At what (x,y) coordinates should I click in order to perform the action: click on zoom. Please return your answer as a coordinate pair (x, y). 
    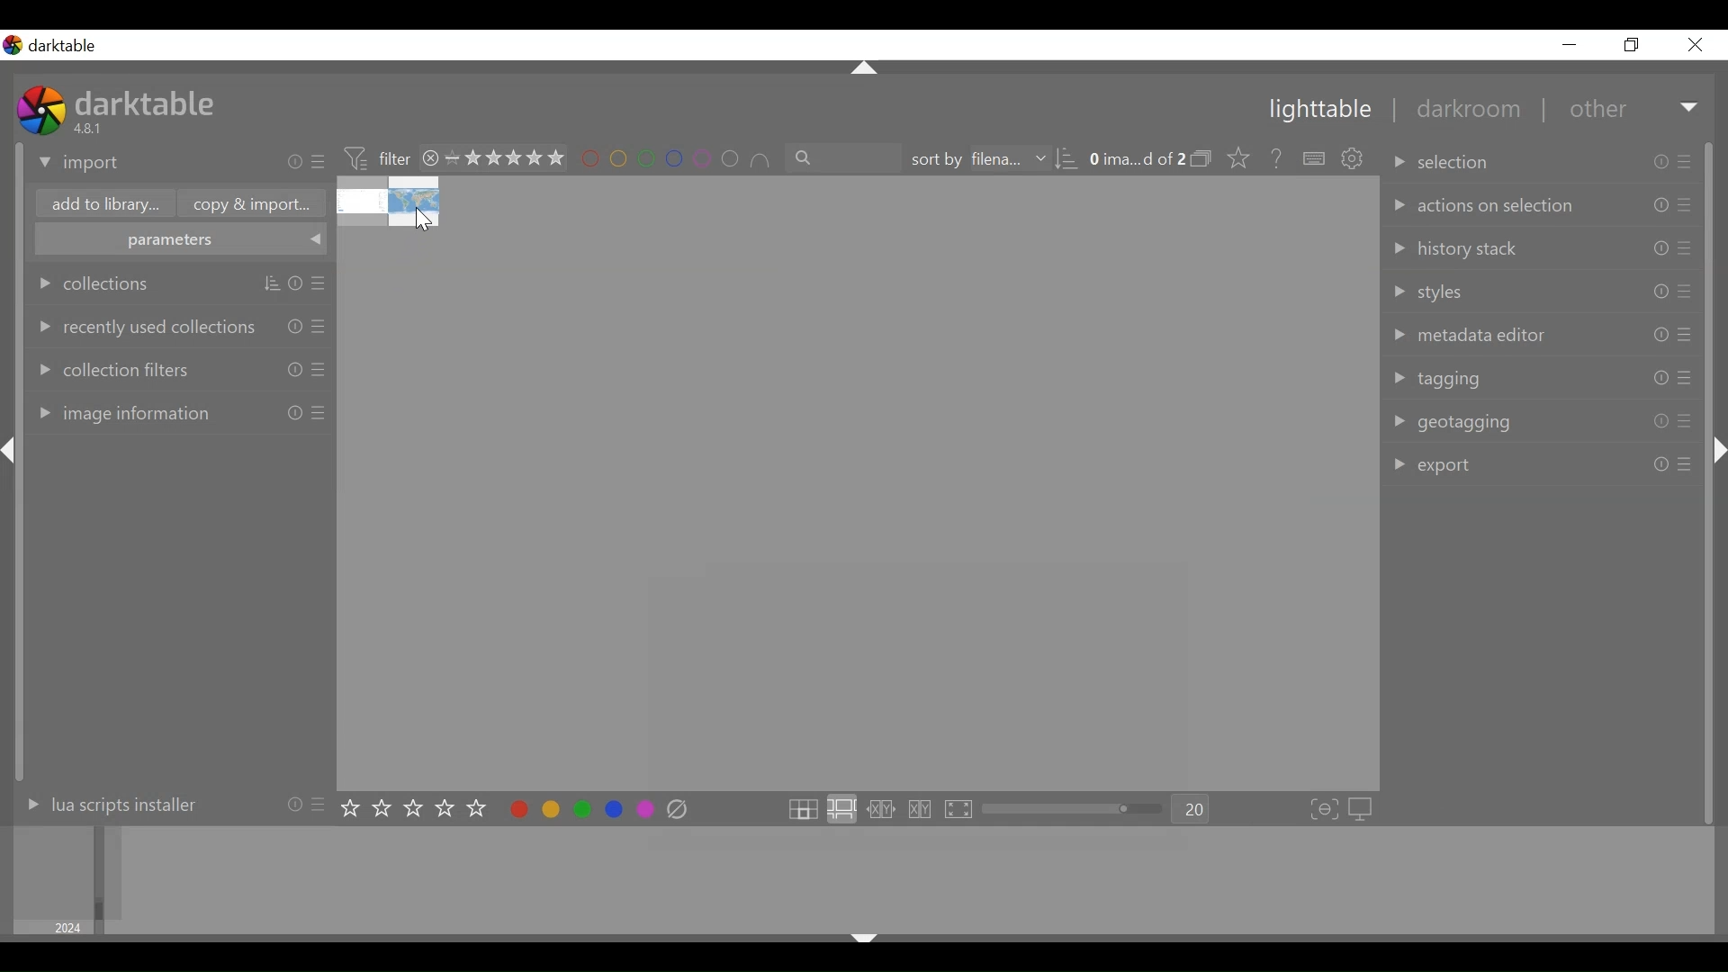
    Looking at the image, I should click on (1076, 811).